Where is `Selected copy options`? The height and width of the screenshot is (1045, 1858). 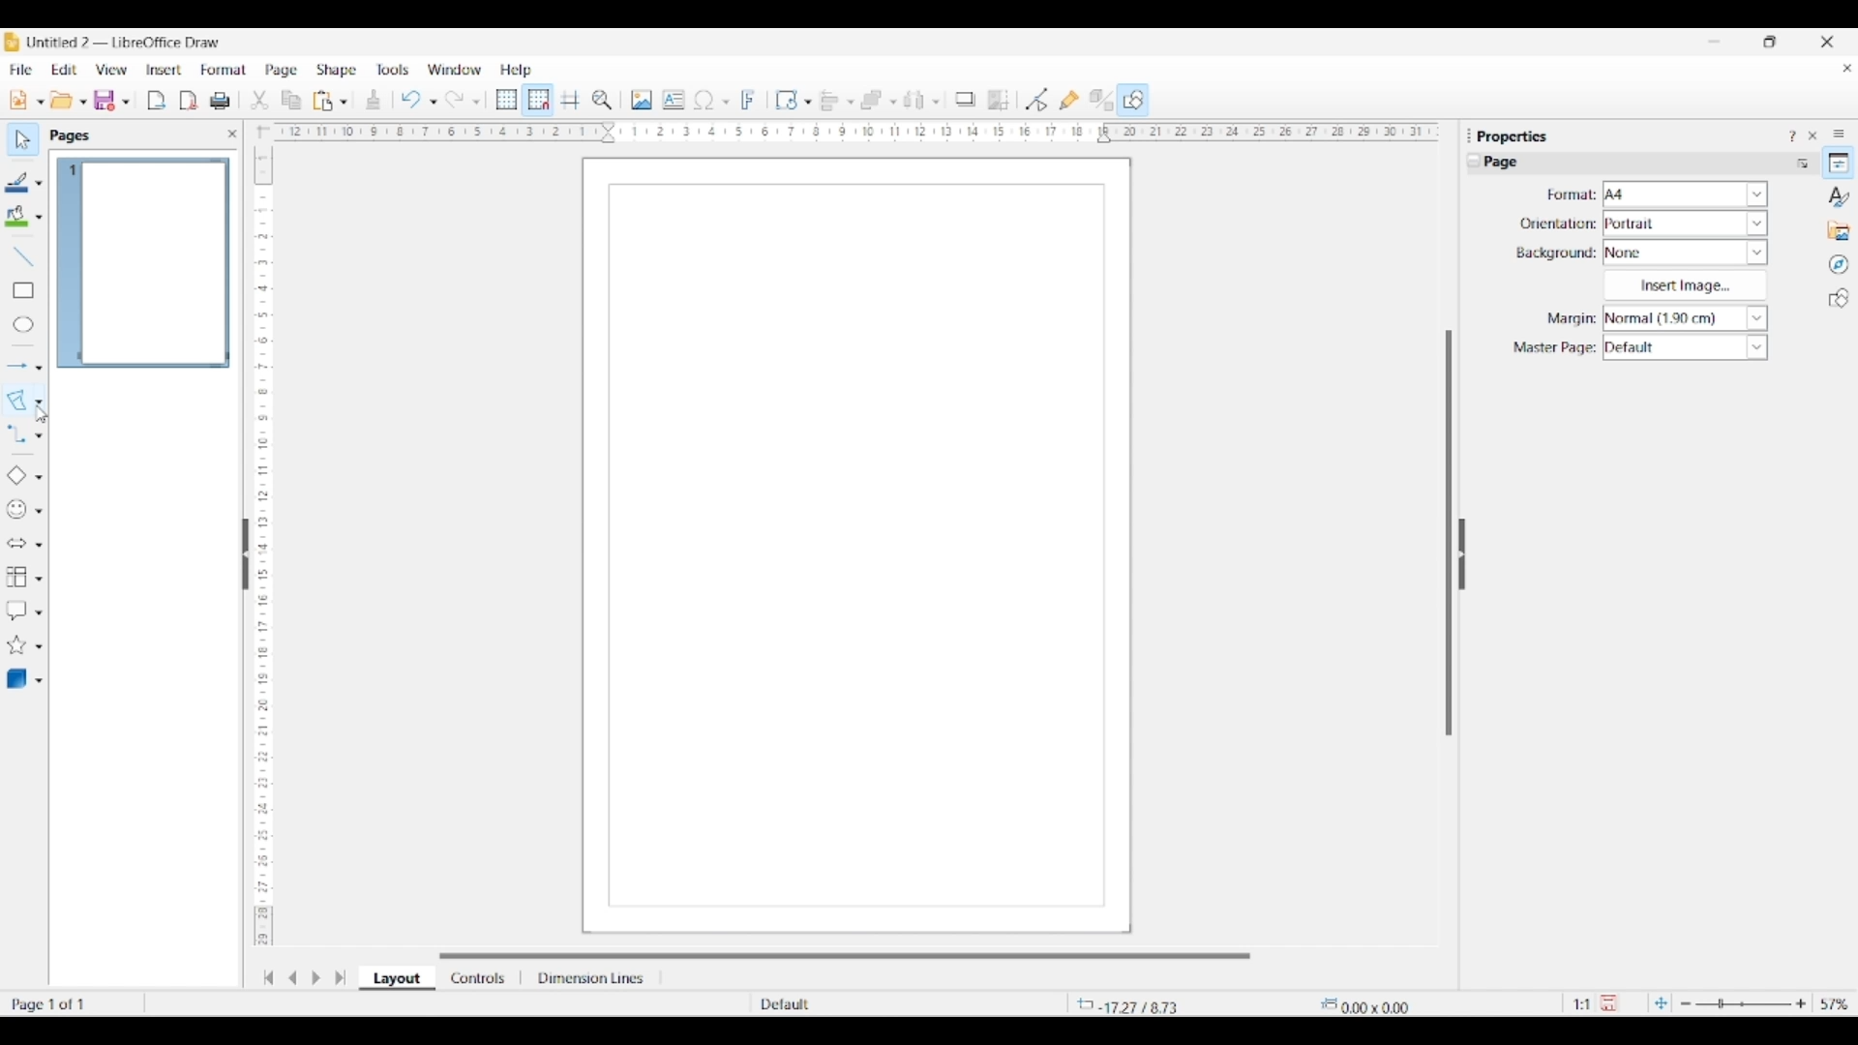 Selected copy options is located at coordinates (259, 101).